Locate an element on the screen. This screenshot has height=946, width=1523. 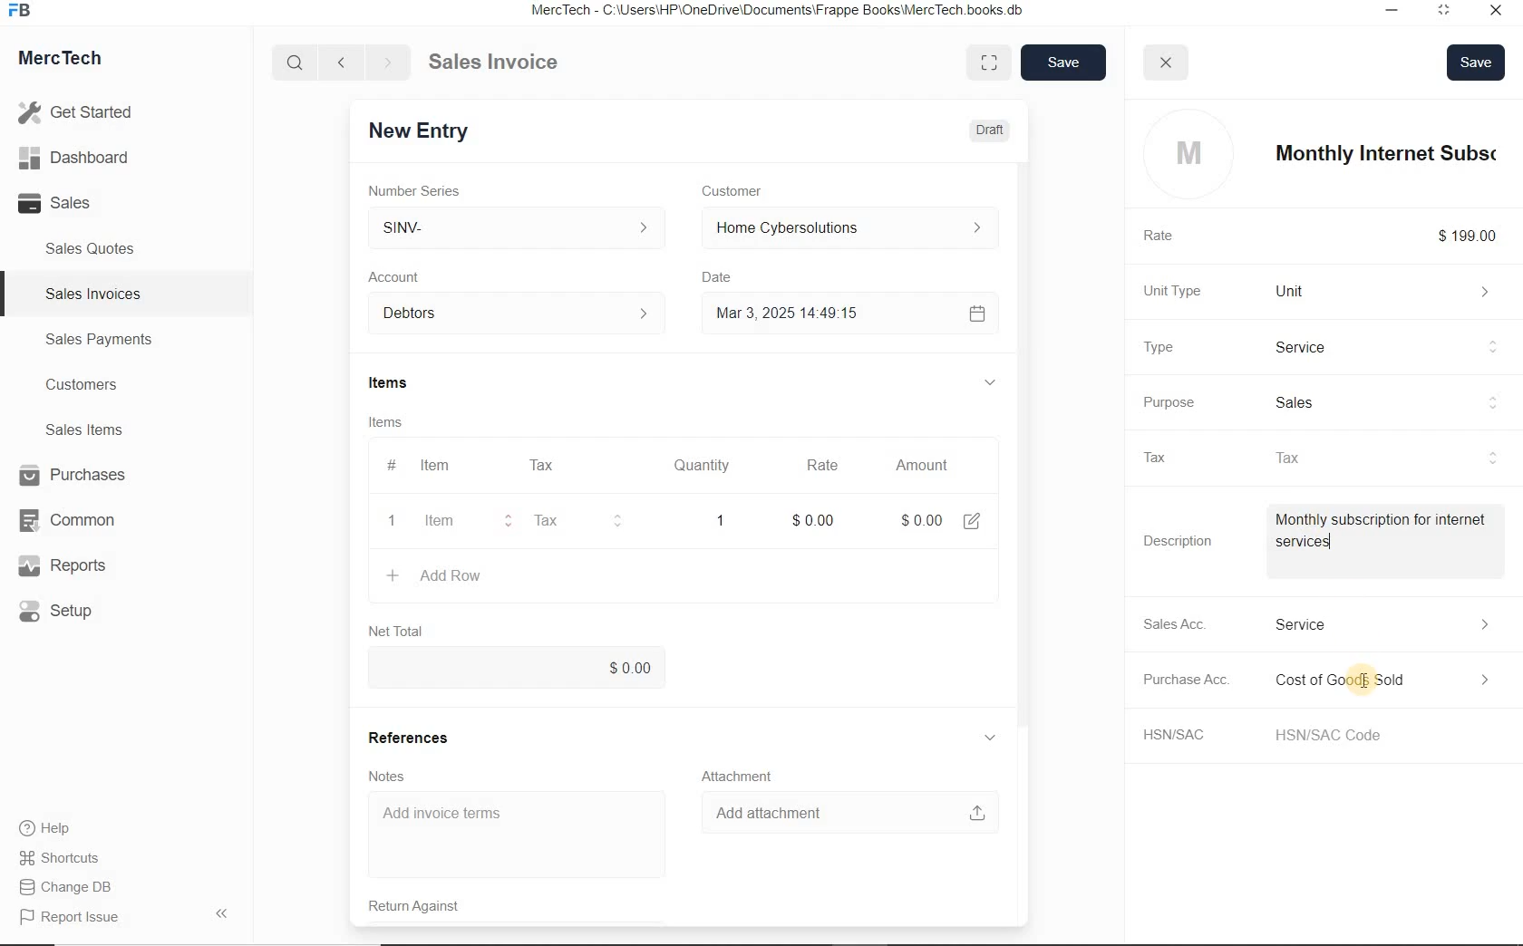
item is located at coordinates (444, 523).